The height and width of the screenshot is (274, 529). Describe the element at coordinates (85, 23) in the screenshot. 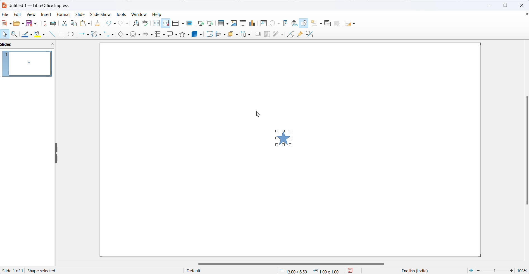

I see `paste options` at that location.